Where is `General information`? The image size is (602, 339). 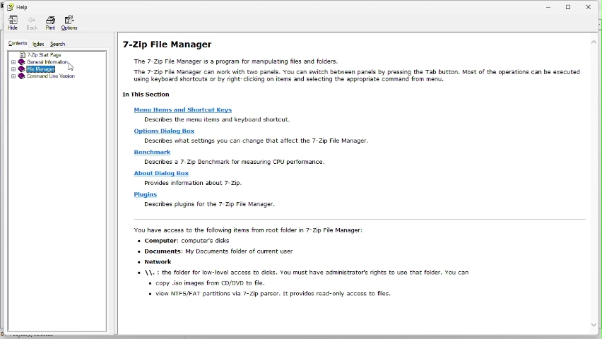 General information is located at coordinates (44, 61).